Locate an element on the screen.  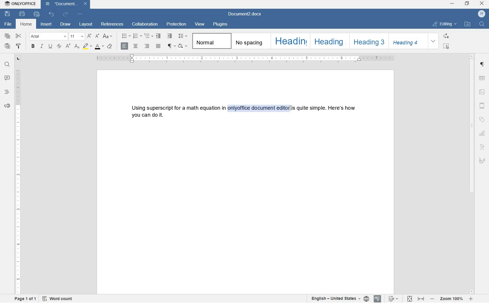
numbering is located at coordinates (137, 36).